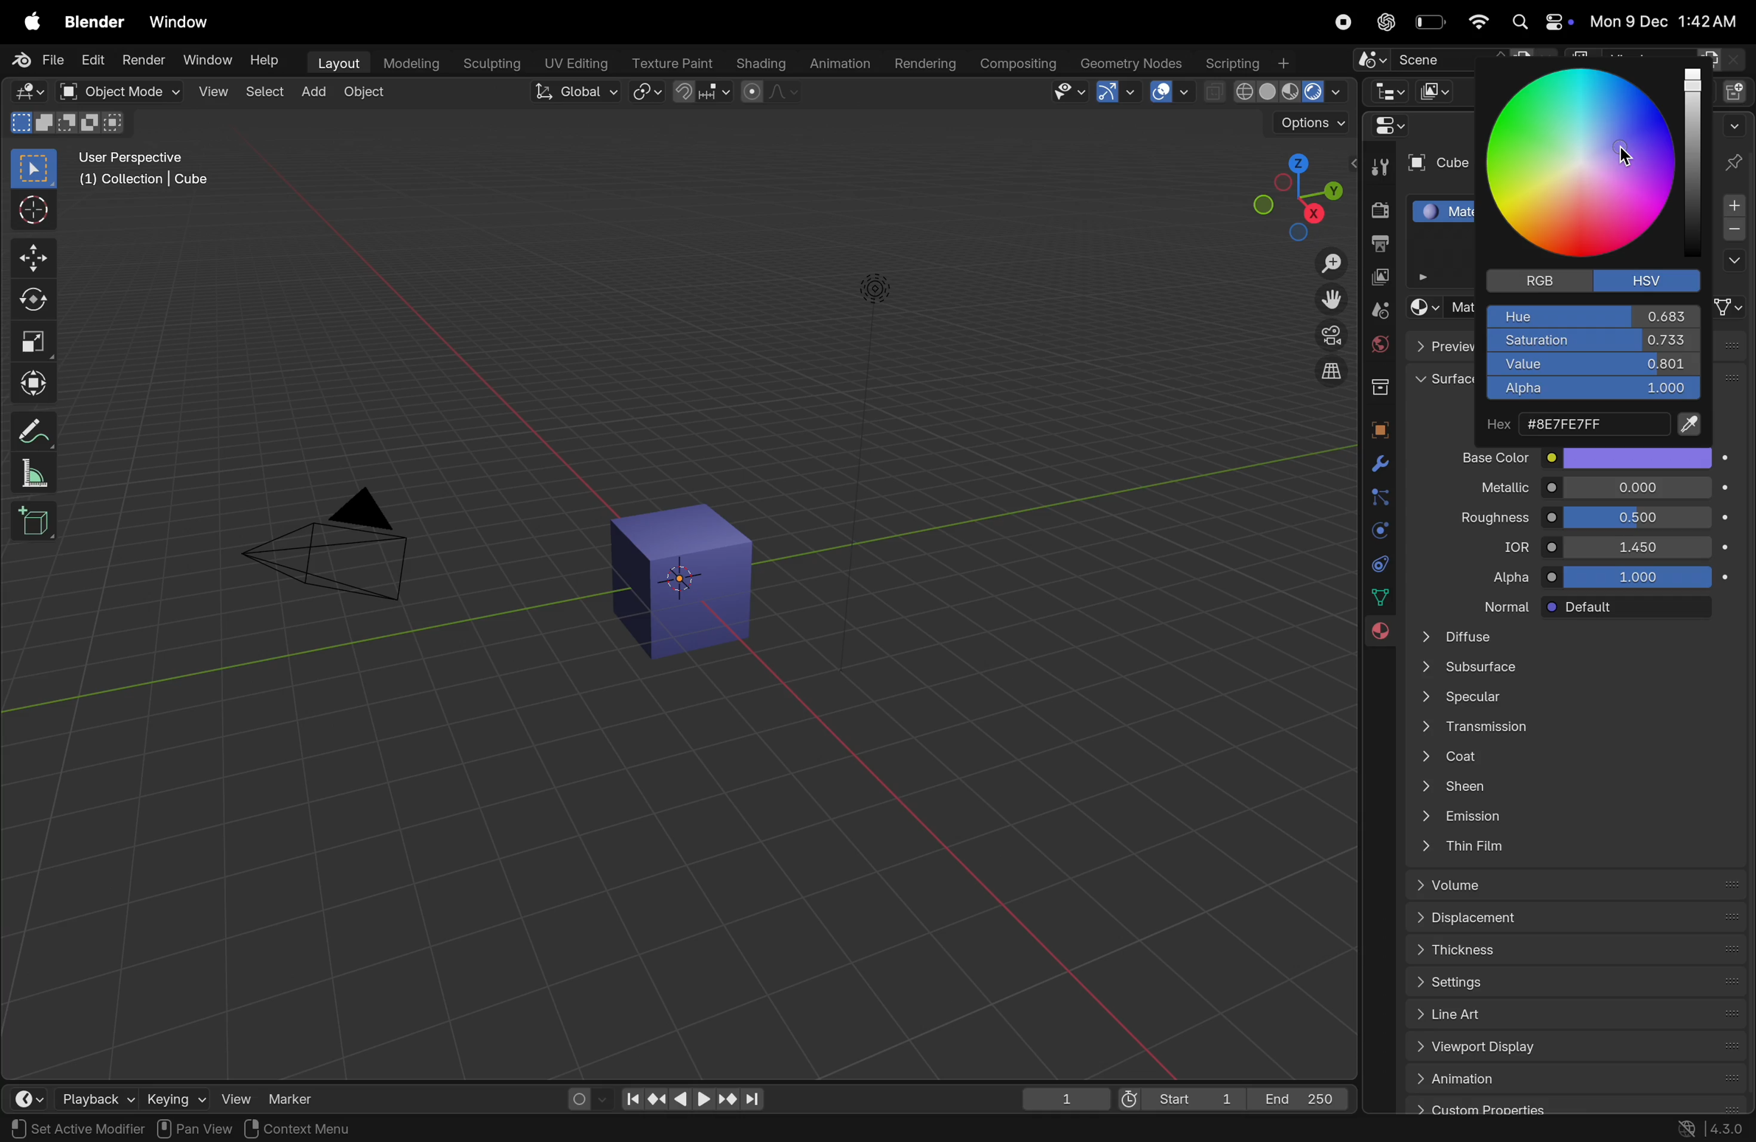 The width and height of the screenshot is (1756, 1142). I want to click on Edit, so click(94, 59).